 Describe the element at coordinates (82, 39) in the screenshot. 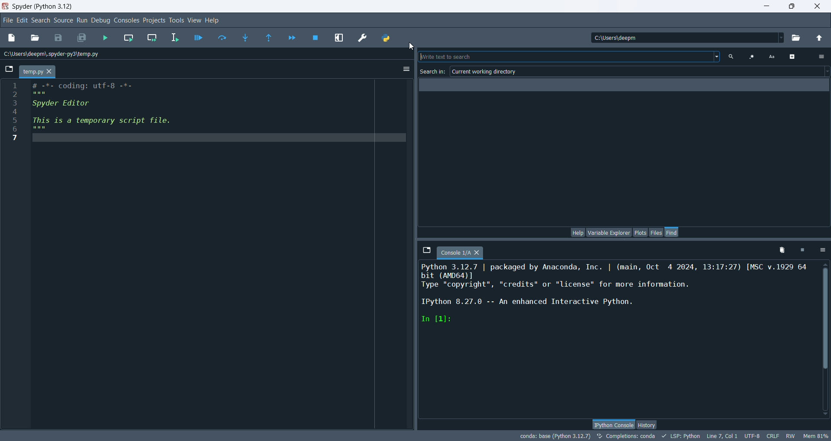

I see `save all files` at that location.